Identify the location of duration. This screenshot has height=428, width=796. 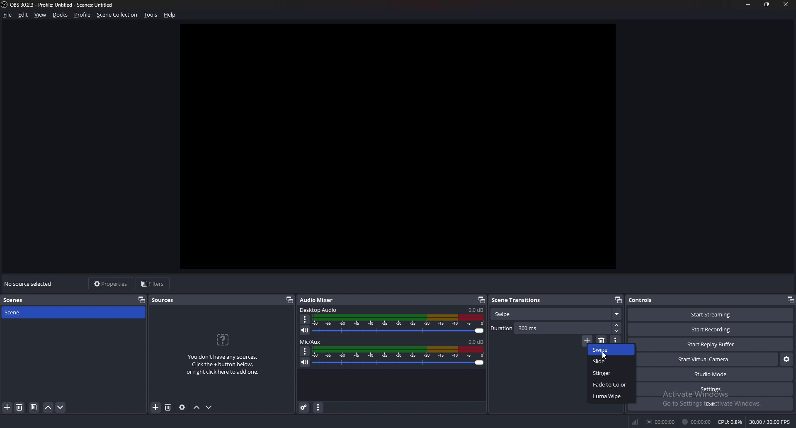
(551, 328).